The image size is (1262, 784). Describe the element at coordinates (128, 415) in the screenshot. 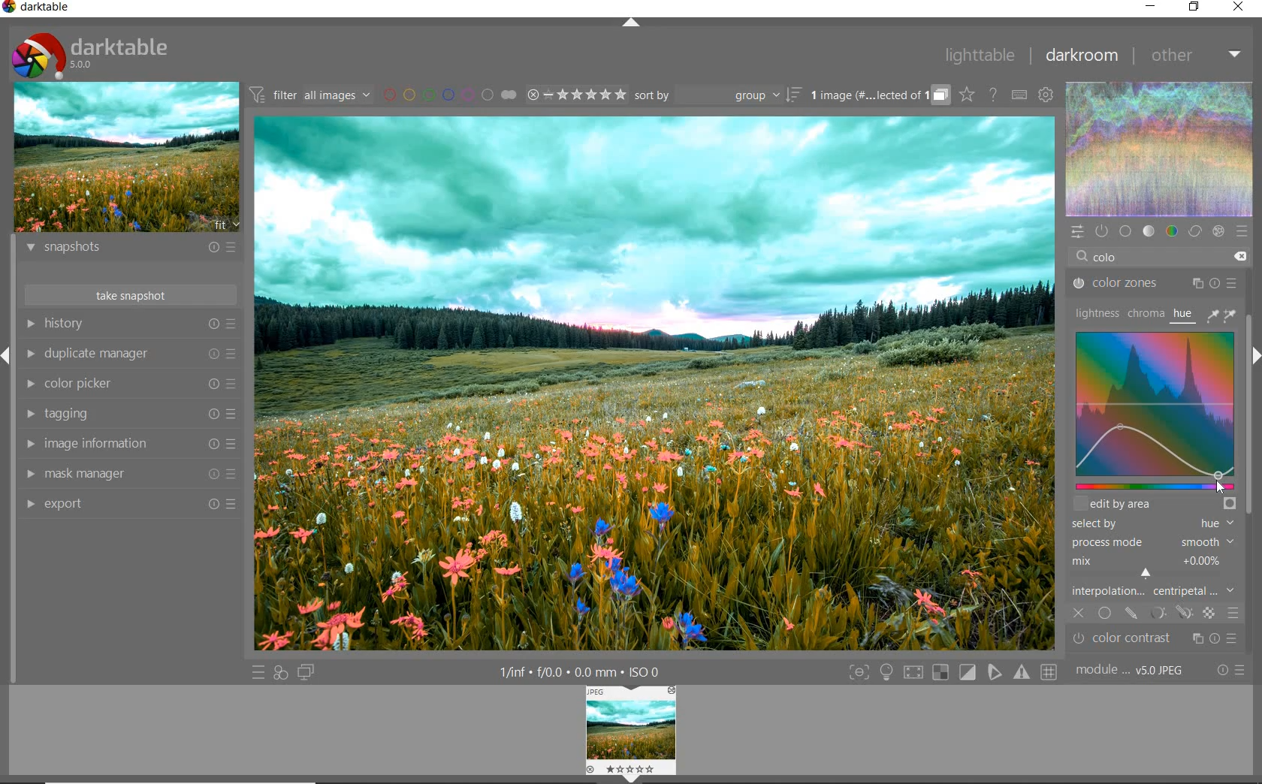

I see `tagging` at that location.